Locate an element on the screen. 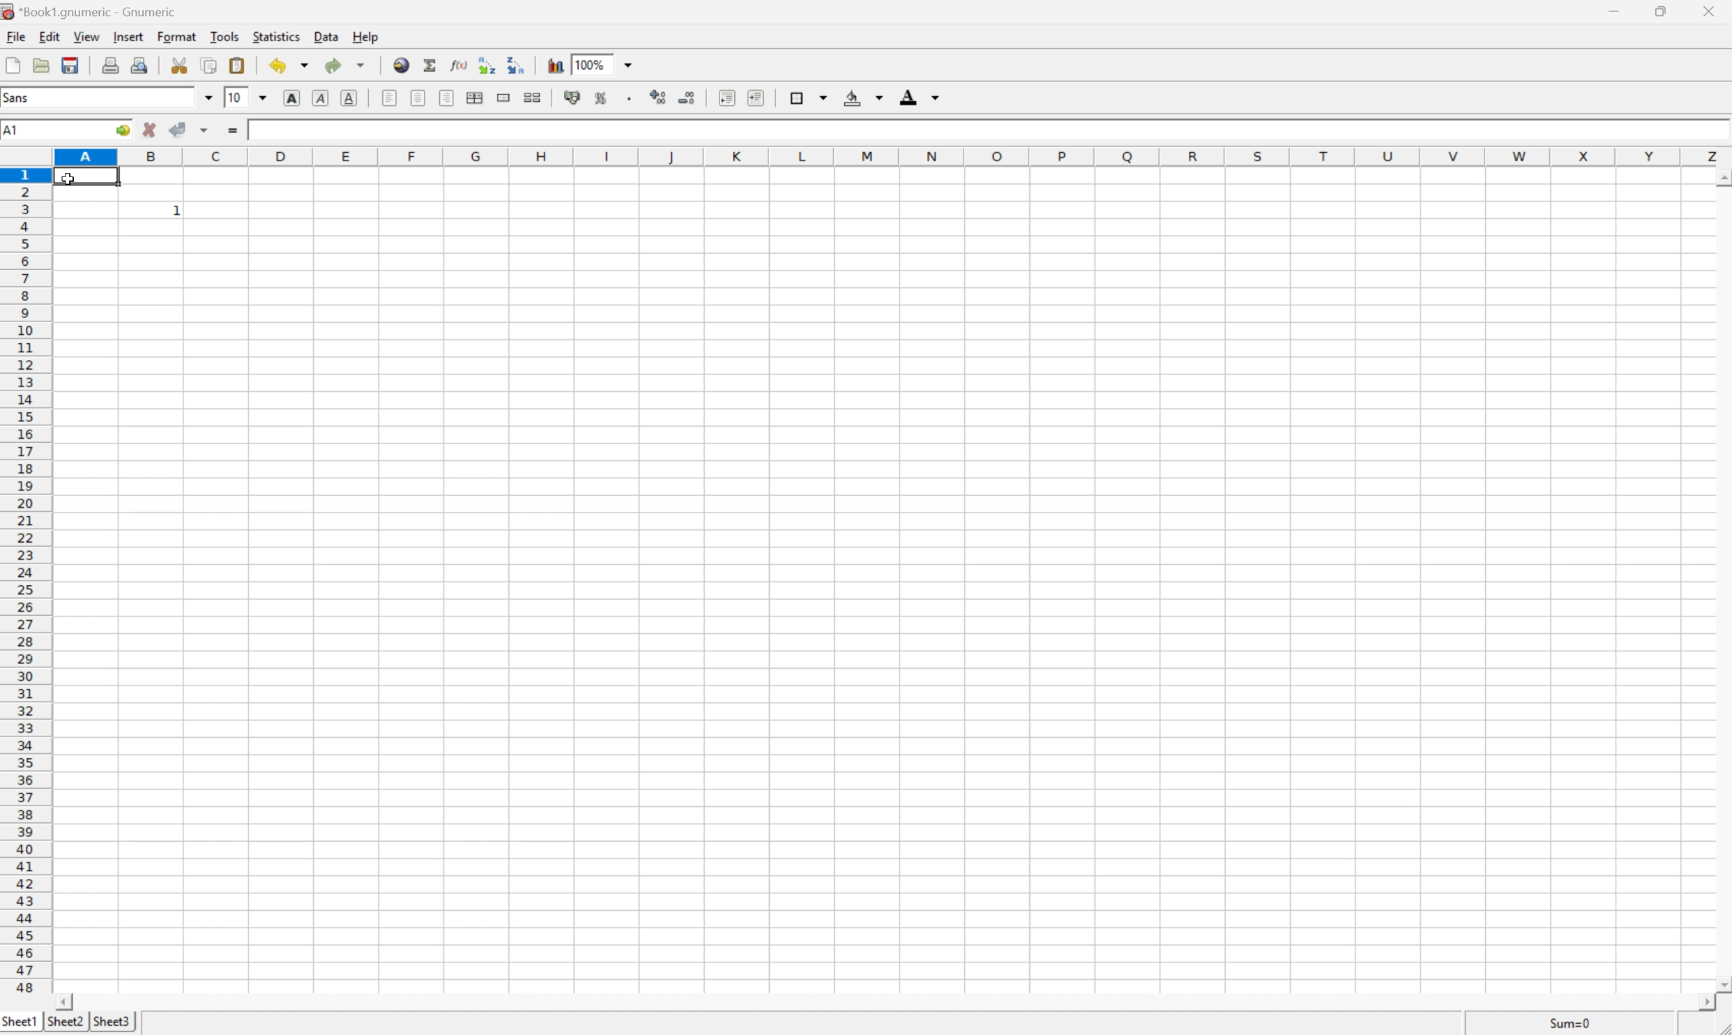 The image size is (1732, 1035). merge a range of cells is located at coordinates (503, 97).